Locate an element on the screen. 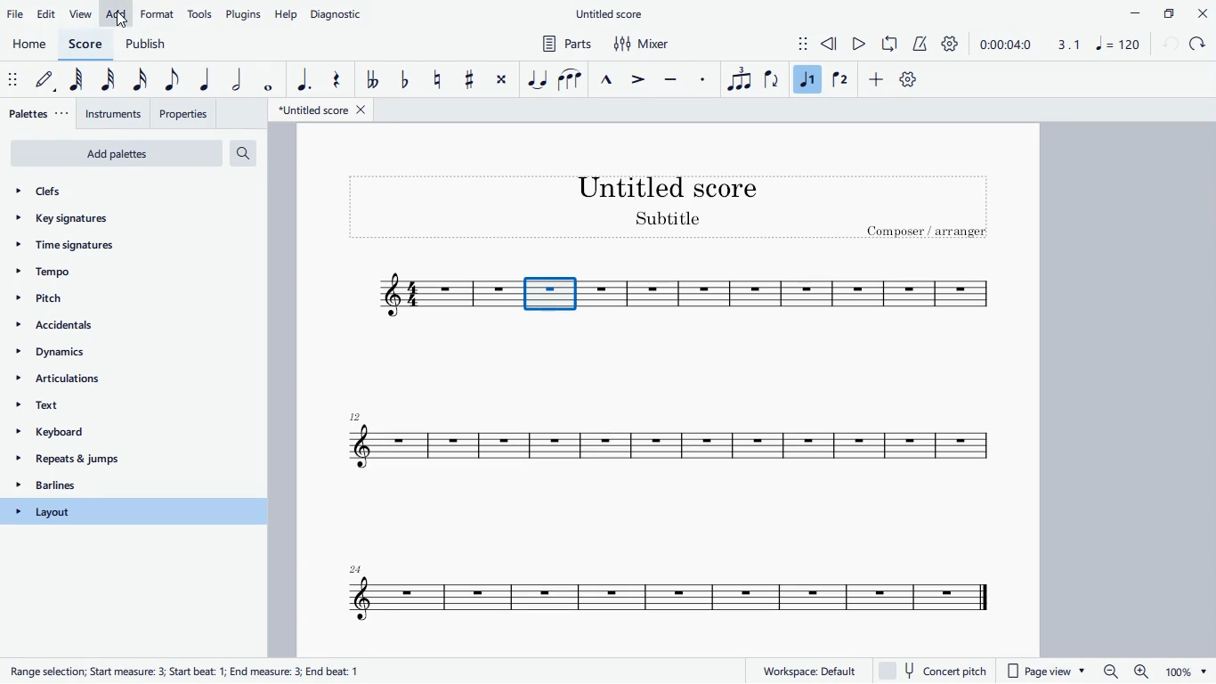 This screenshot has width=1216, height=684. metronome is located at coordinates (921, 45).